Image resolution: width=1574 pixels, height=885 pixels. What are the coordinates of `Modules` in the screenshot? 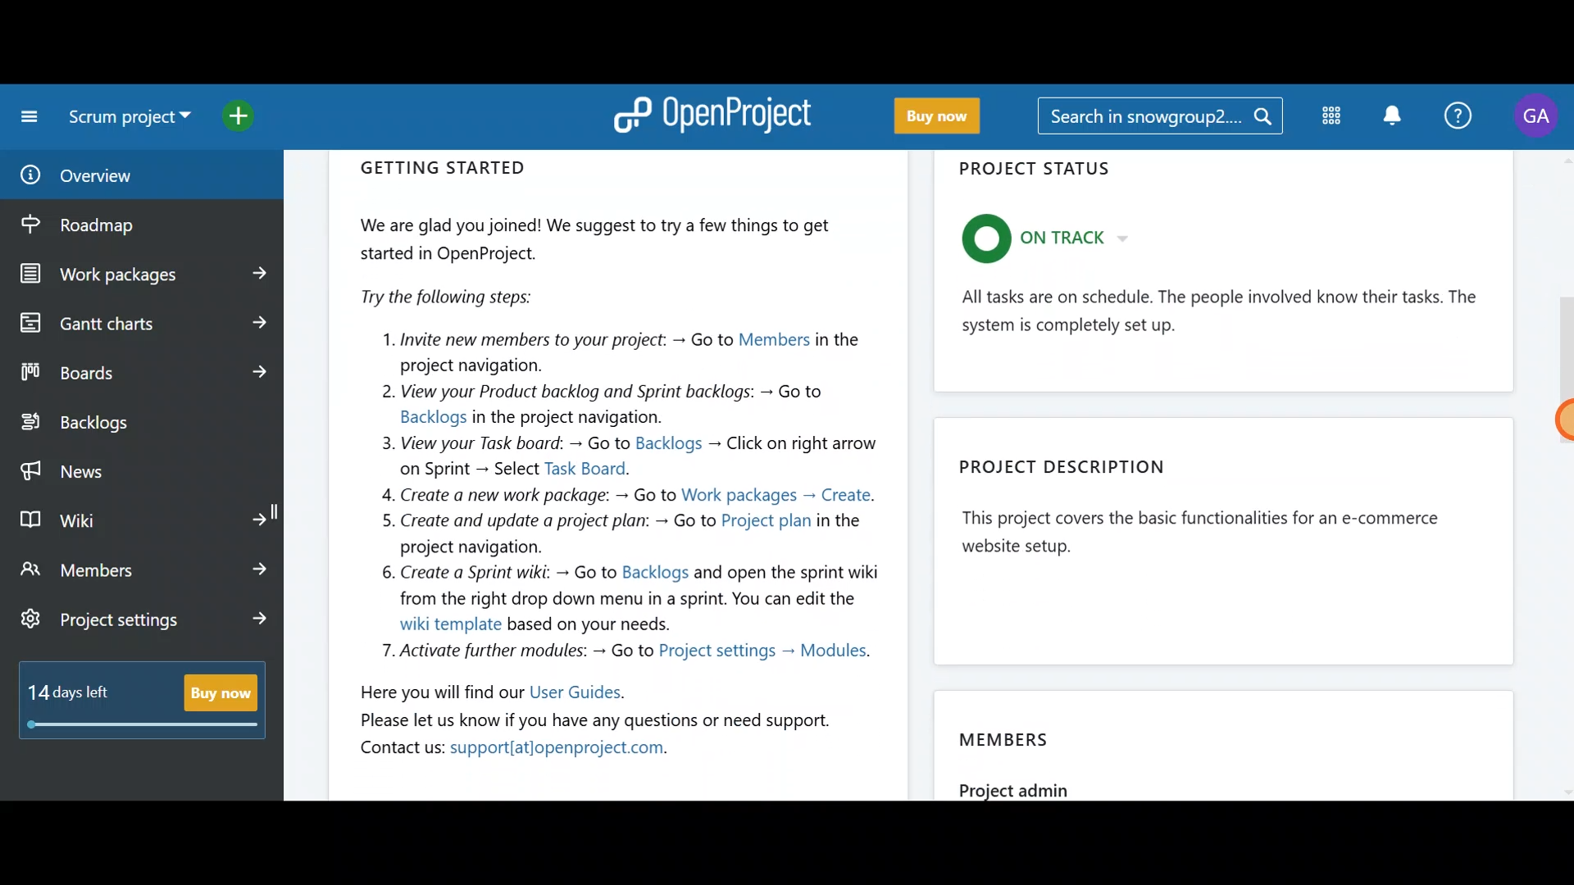 It's located at (1328, 120).